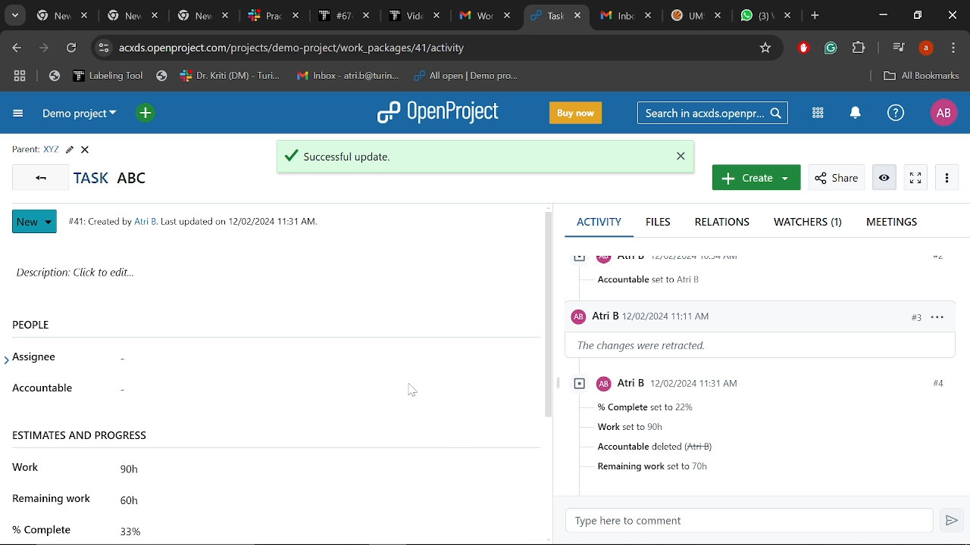  I want to click on Control and customize chrome, so click(953, 48).